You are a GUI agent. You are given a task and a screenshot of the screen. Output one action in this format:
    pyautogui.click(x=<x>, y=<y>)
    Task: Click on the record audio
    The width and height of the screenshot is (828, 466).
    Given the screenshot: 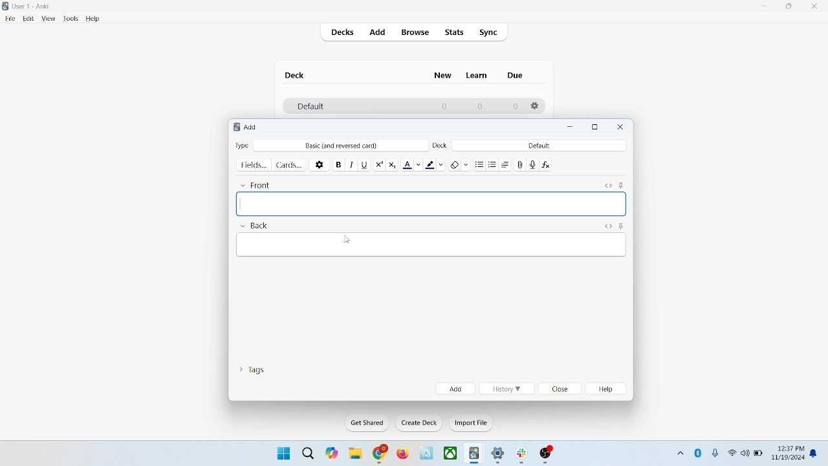 What is the action you would take?
    pyautogui.click(x=533, y=164)
    